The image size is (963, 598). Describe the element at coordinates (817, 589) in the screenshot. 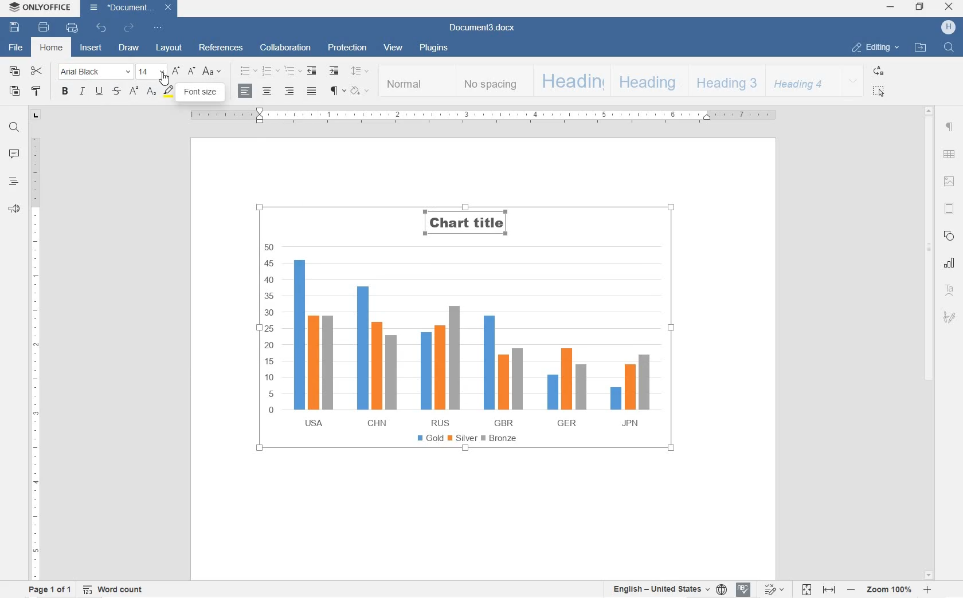

I see `FIT TO PAGE OR WIDTH` at that location.